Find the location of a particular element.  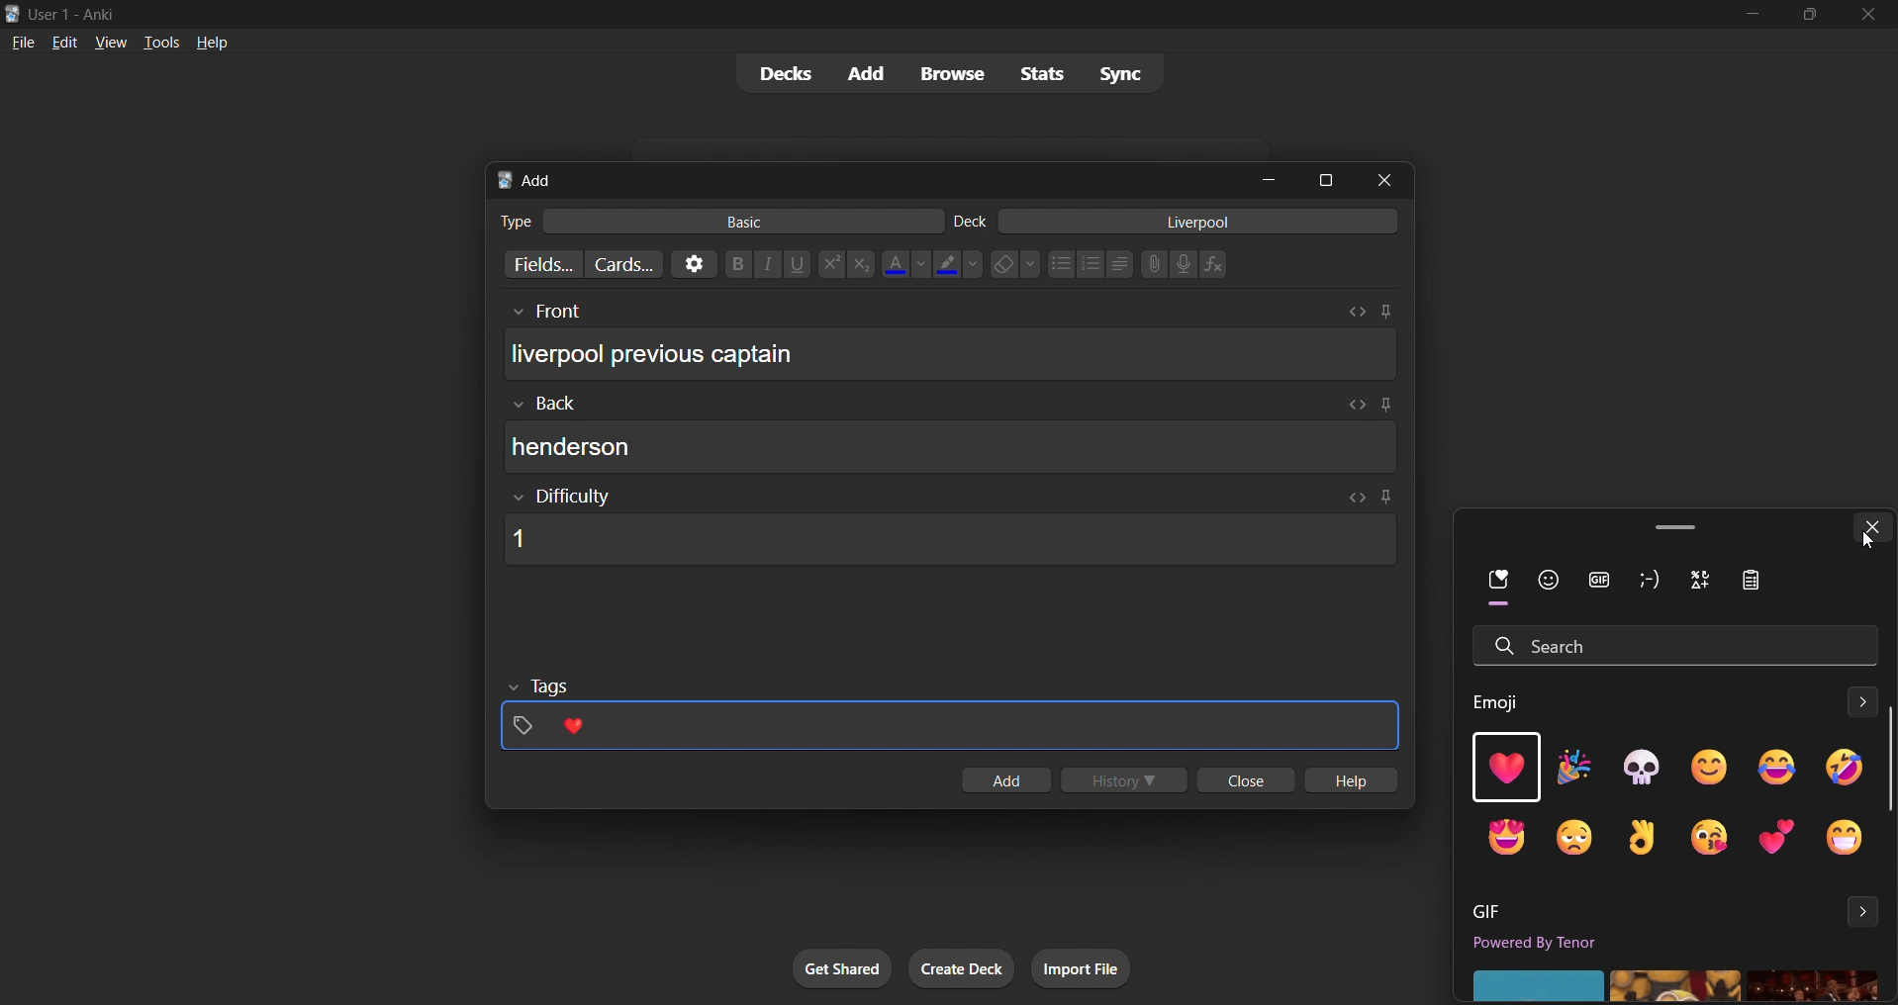

add is located at coordinates (1003, 781).